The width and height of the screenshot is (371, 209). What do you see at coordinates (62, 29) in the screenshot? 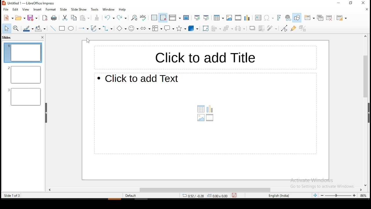
I see `` at bounding box center [62, 29].